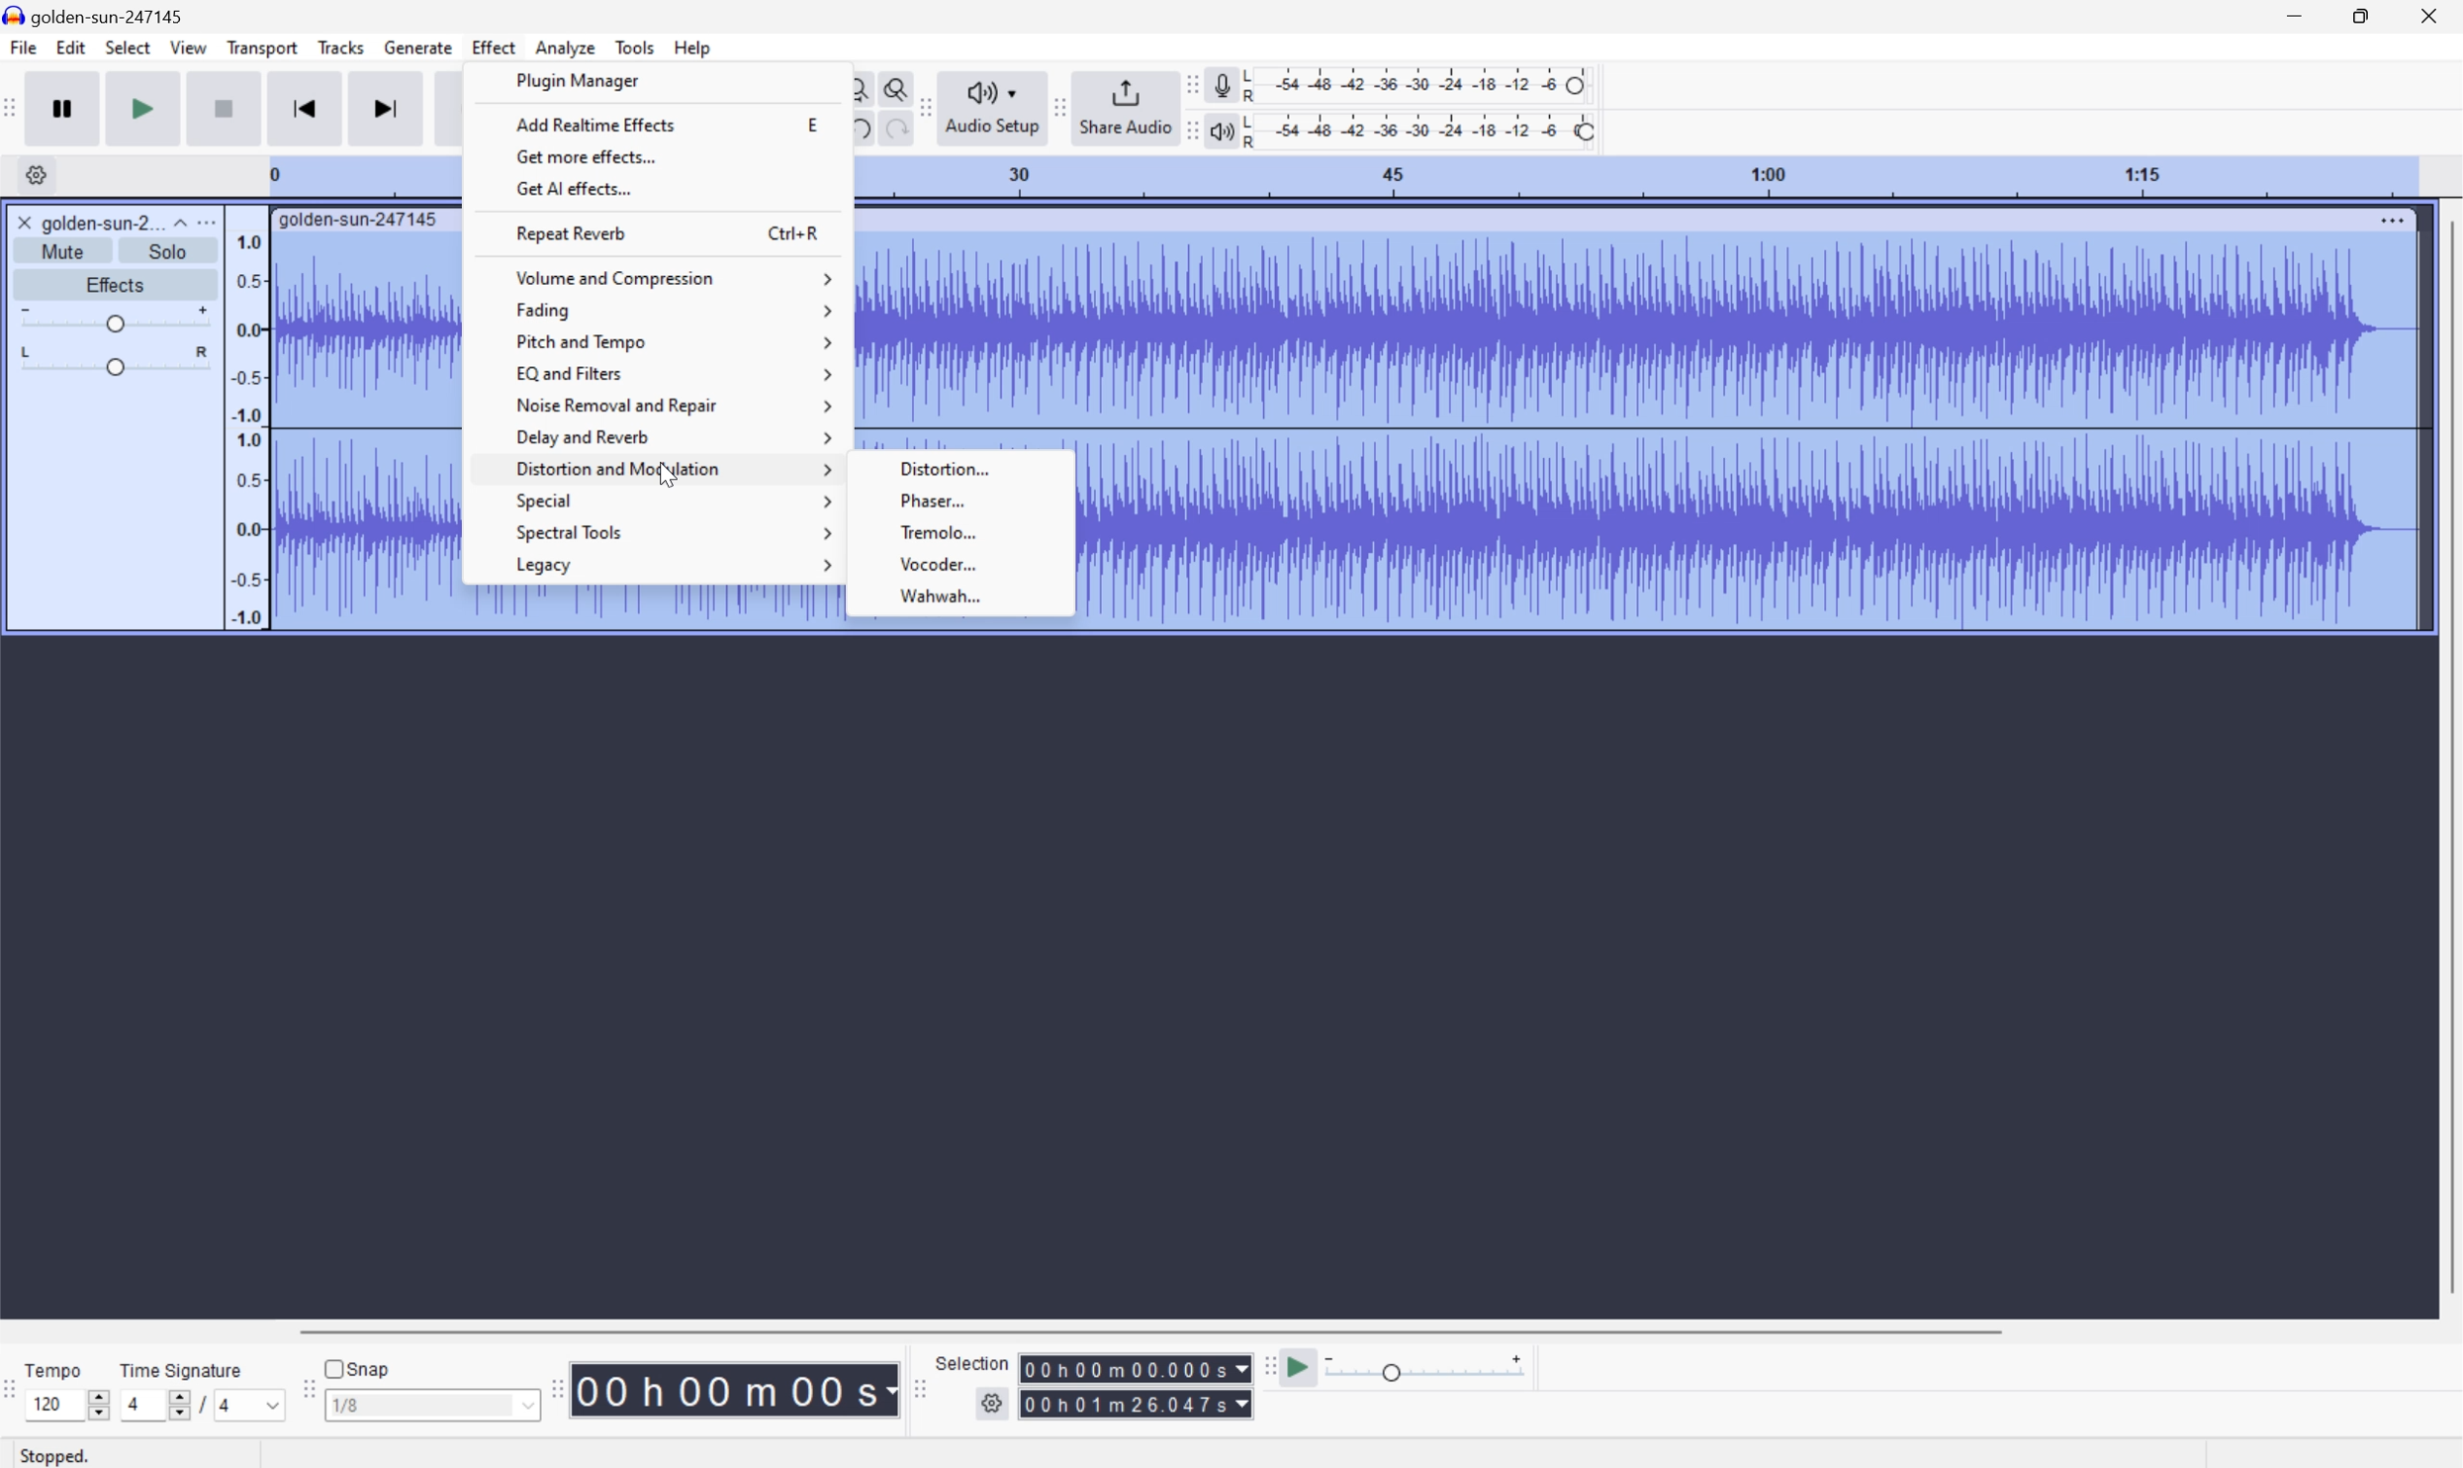 Image resolution: width=2463 pixels, height=1468 pixels. What do you see at coordinates (634, 45) in the screenshot?
I see `Tools` at bounding box center [634, 45].